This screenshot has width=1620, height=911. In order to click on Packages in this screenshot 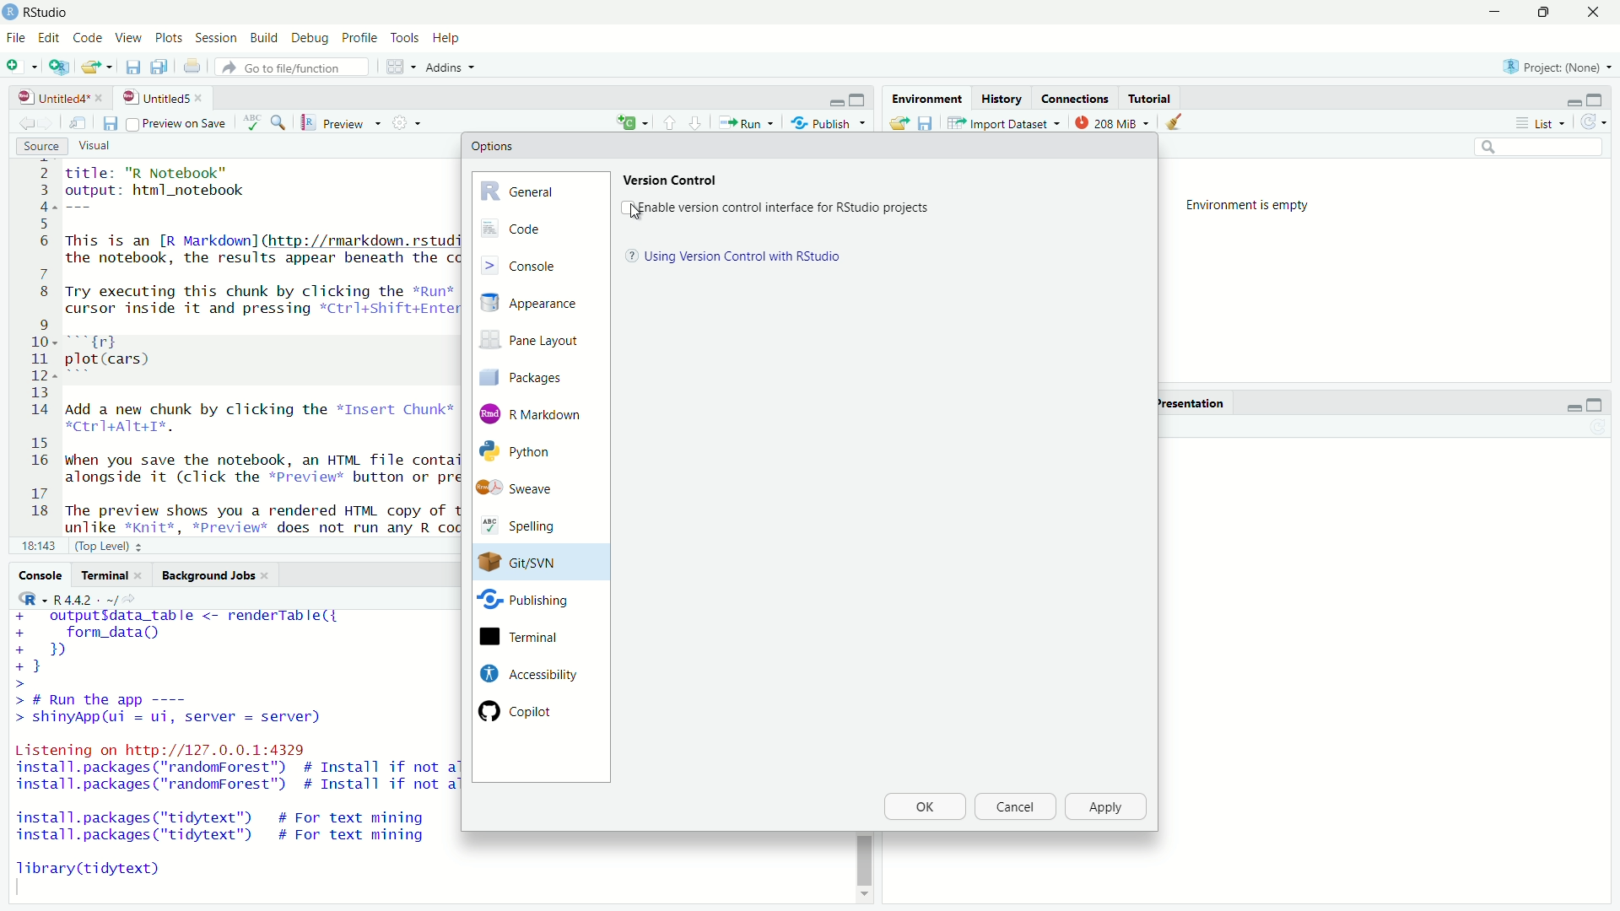, I will do `click(535, 376)`.